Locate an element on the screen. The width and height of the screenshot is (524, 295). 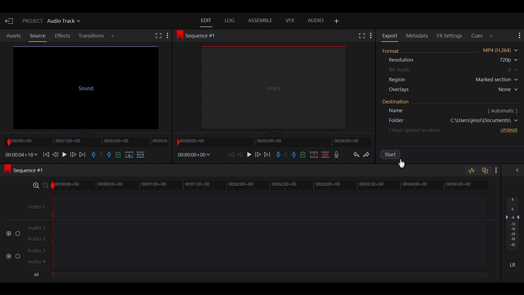
720p is located at coordinates (502, 60).